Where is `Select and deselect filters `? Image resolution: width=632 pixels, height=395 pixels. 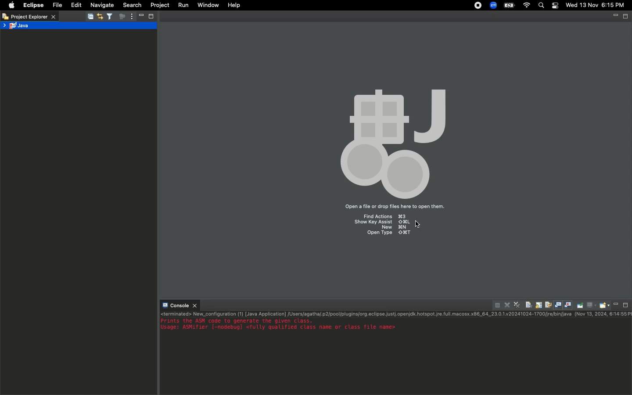 Select and deselect filters  is located at coordinates (110, 17).